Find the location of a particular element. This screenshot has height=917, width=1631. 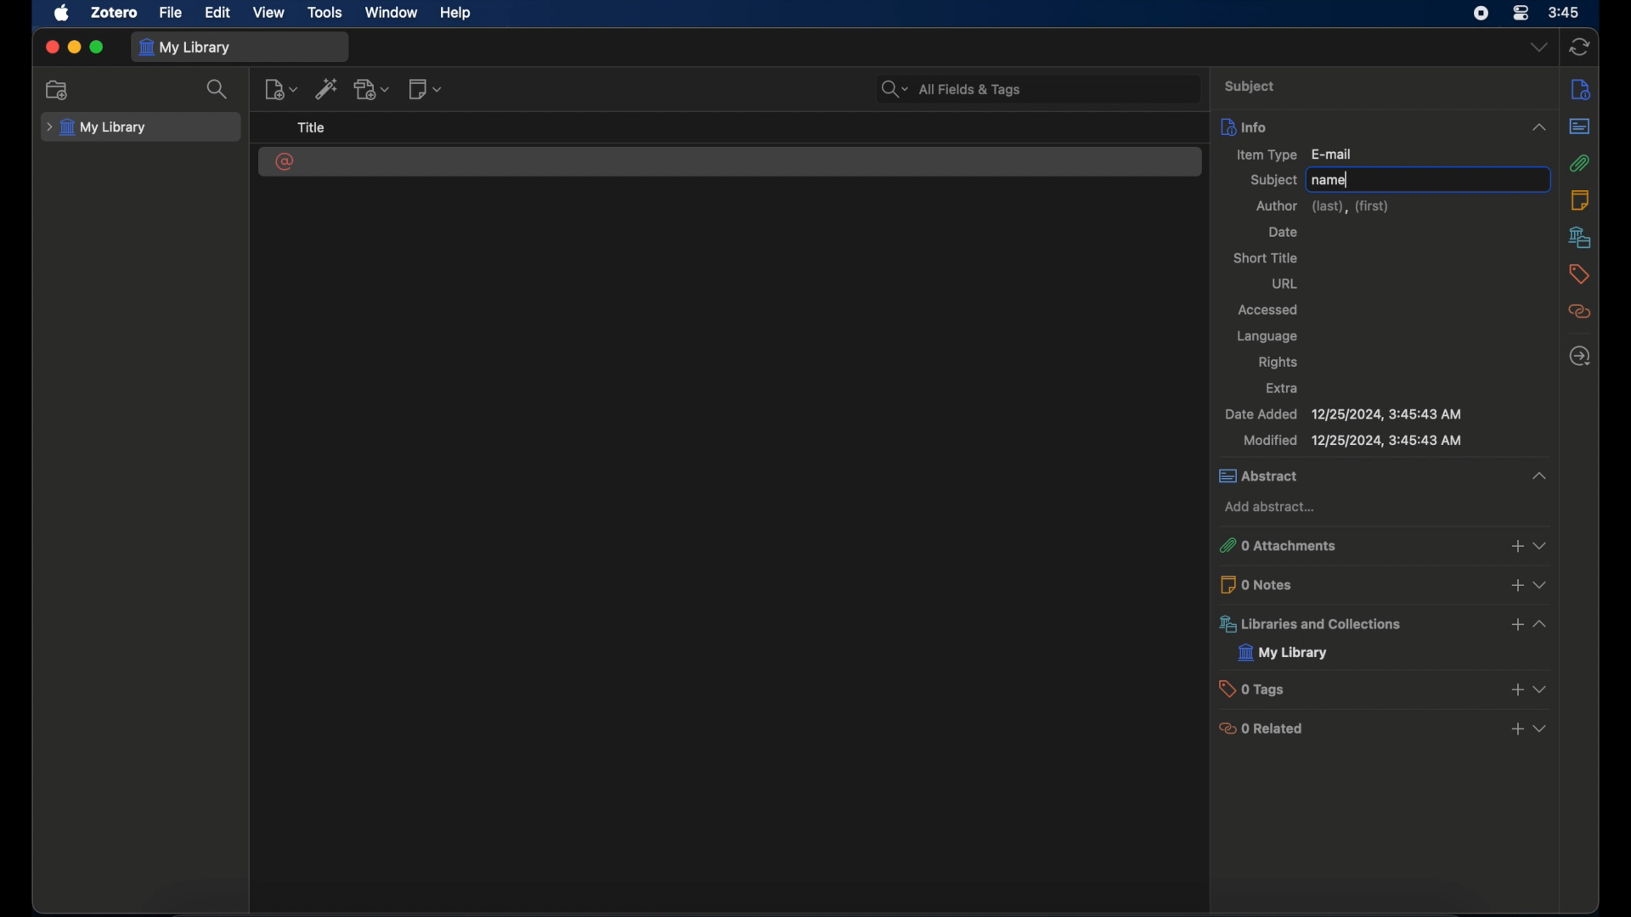

help is located at coordinates (455, 14).